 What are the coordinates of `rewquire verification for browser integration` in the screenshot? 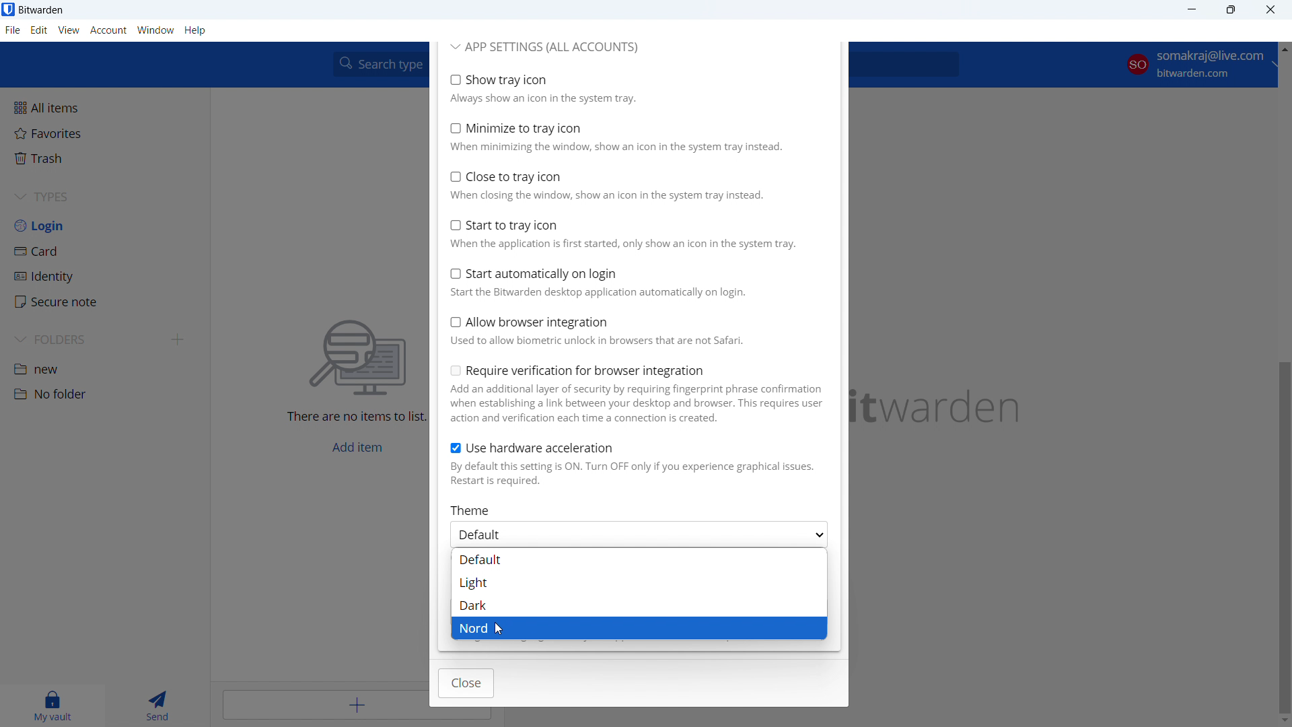 It's located at (636, 394).